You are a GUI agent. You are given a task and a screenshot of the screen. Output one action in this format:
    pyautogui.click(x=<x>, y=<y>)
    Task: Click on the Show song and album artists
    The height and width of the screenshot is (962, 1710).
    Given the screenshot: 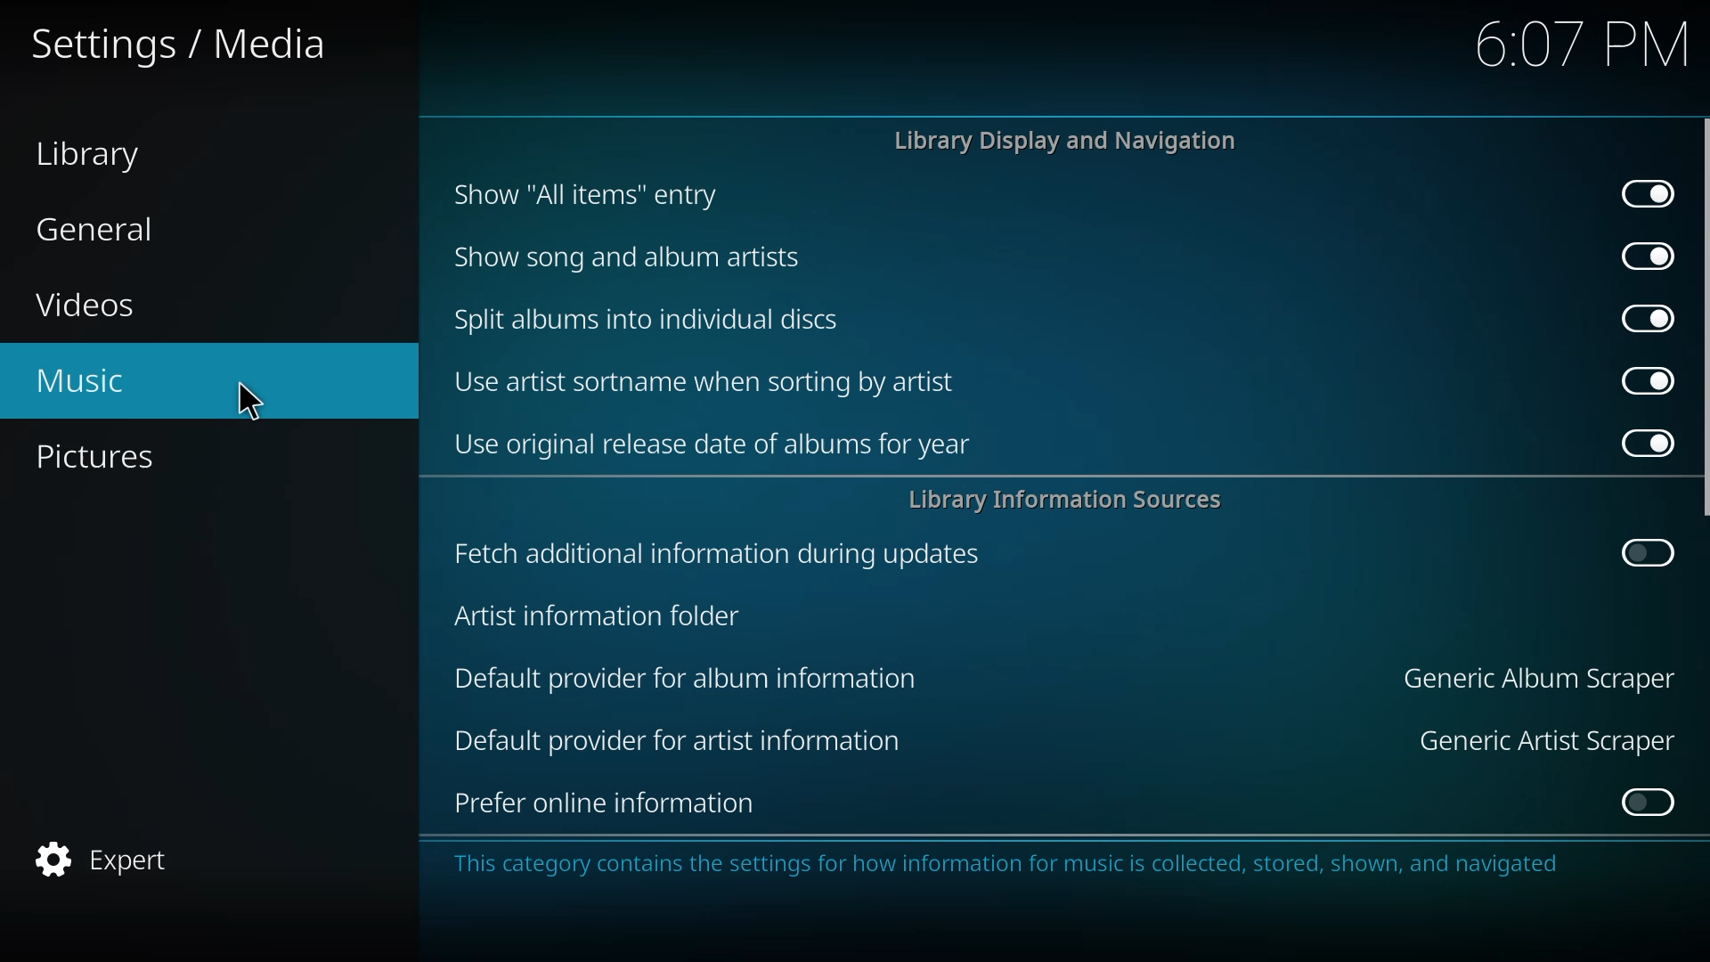 What is the action you would take?
    pyautogui.click(x=633, y=261)
    